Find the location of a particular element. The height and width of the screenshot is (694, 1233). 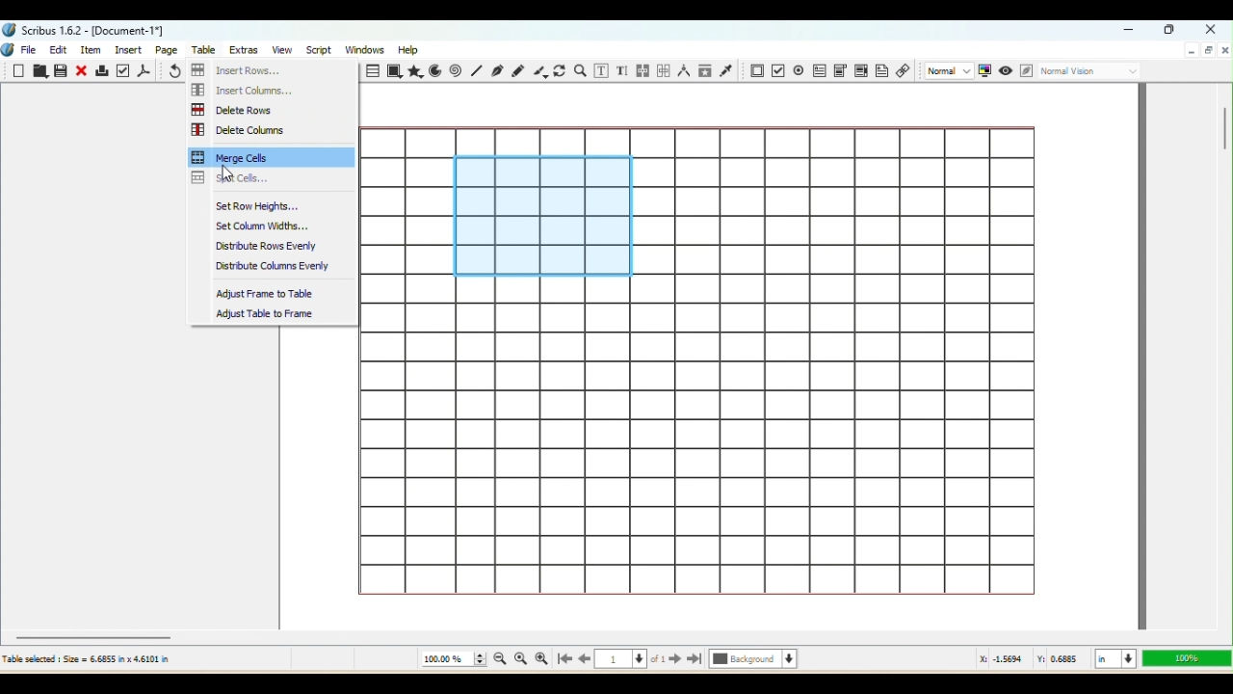

Go to the next page is located at coordinates (675, 660).